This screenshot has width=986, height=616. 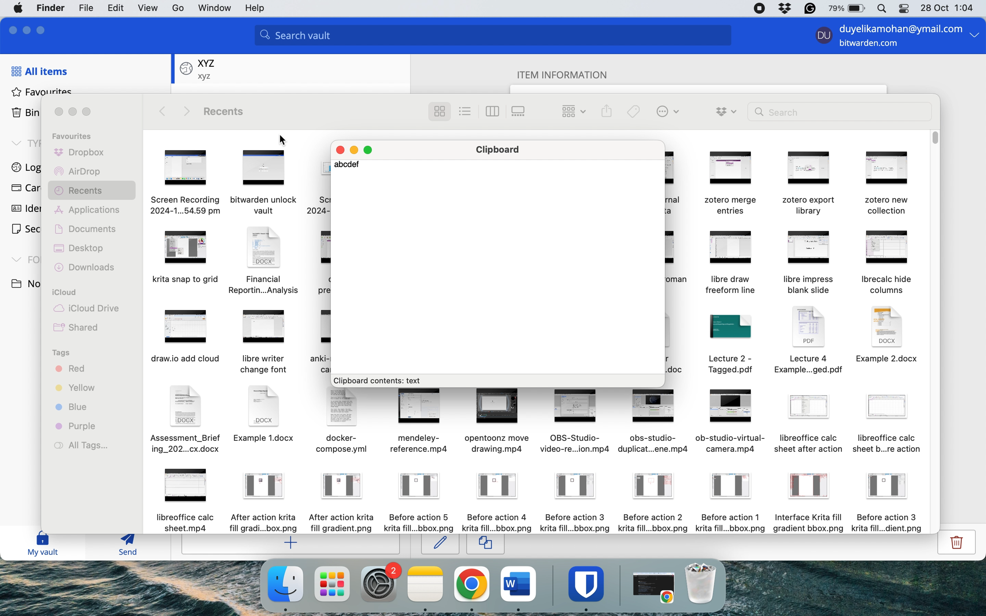 What do you see at coordinates (537, 461) in the screenshot?
I see `system files` at bounding box center [537, 461].